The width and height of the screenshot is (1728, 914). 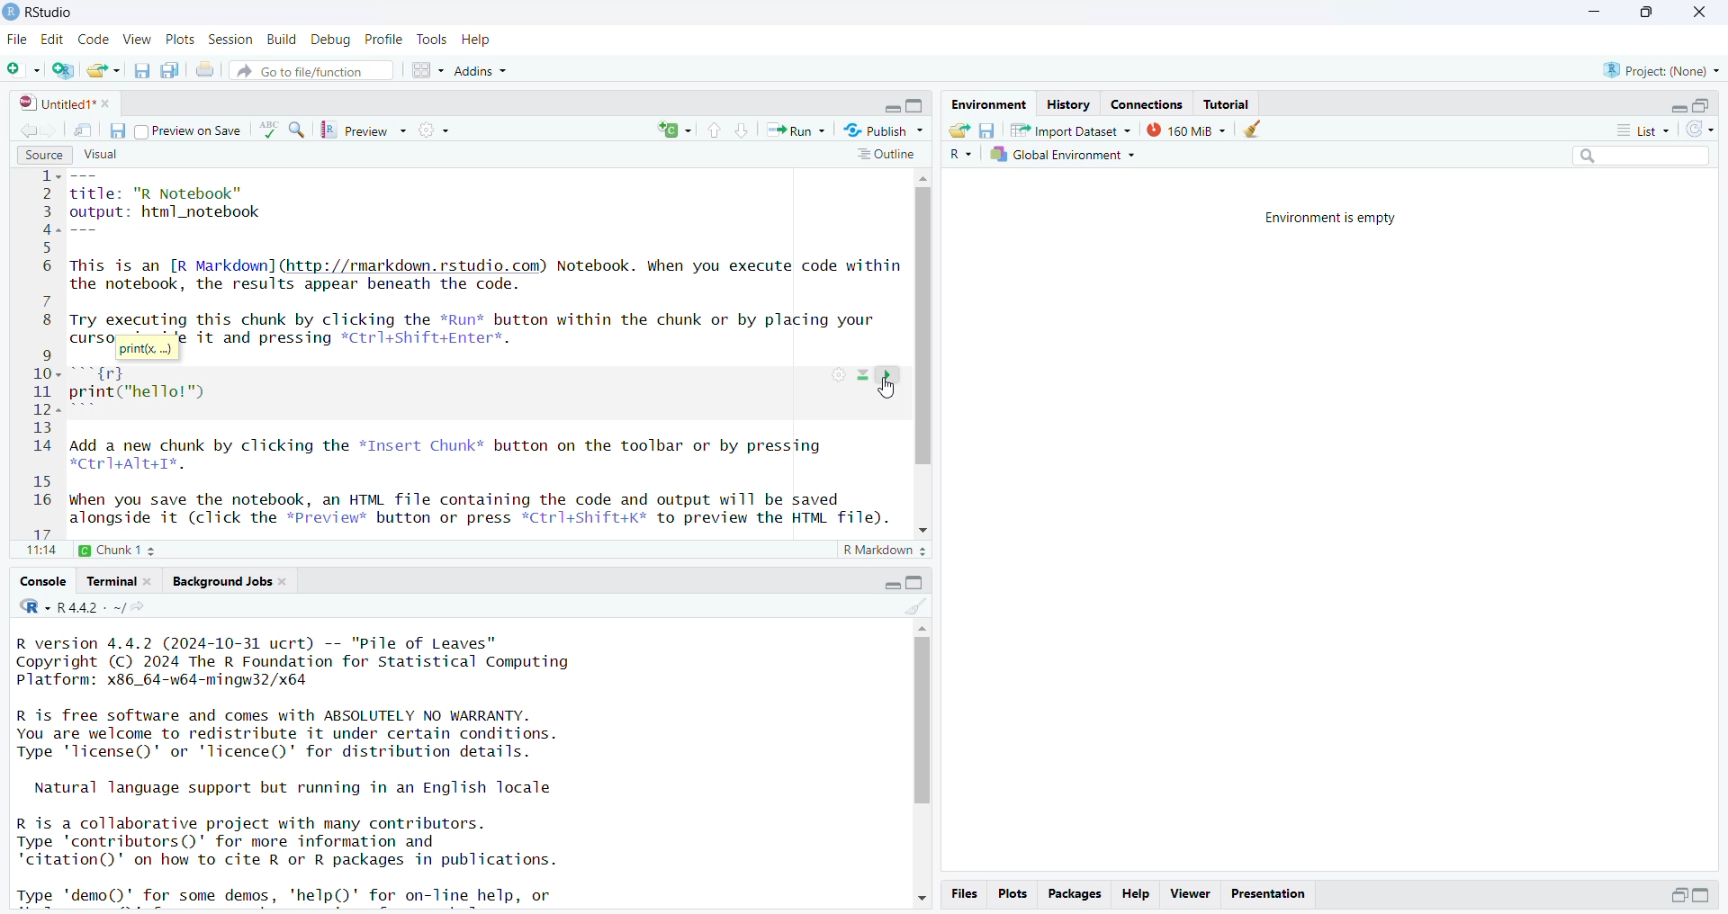 I want to click on preview, so click(x=368, y=130).